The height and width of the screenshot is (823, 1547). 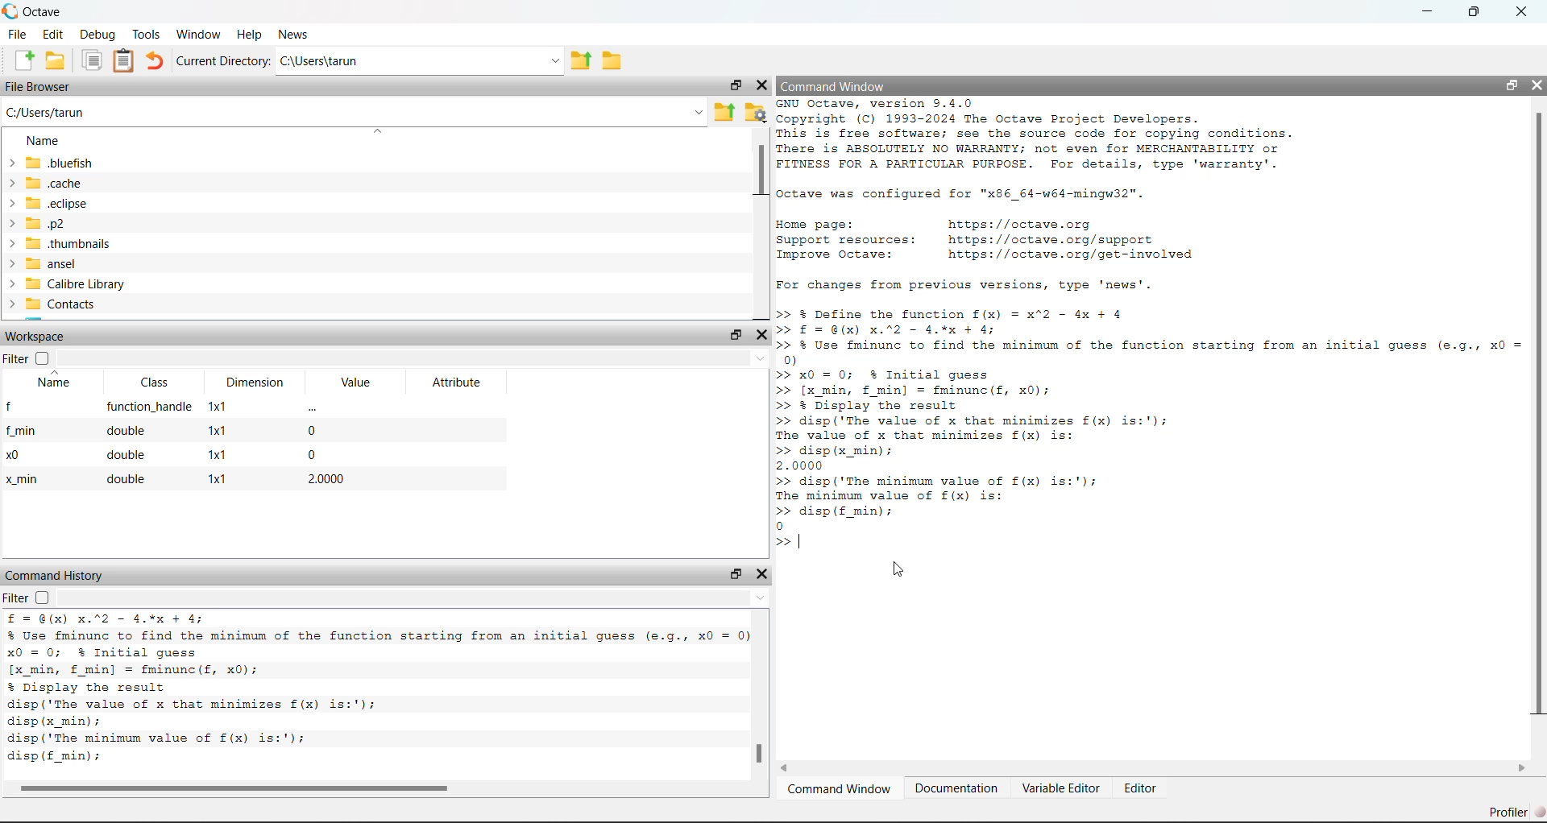 I want to click on Scrollbar, so click(x=1536, y=417).